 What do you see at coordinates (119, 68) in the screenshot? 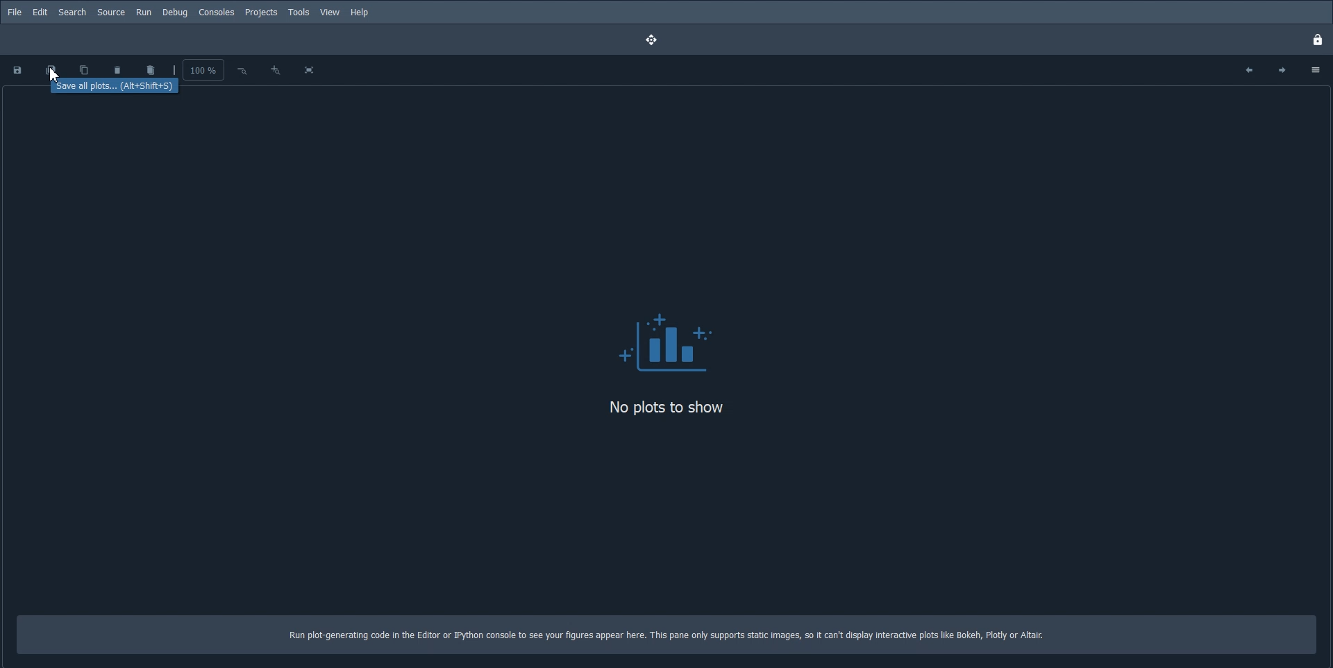
I see `Remove plot` at bounding box center [119, 68].